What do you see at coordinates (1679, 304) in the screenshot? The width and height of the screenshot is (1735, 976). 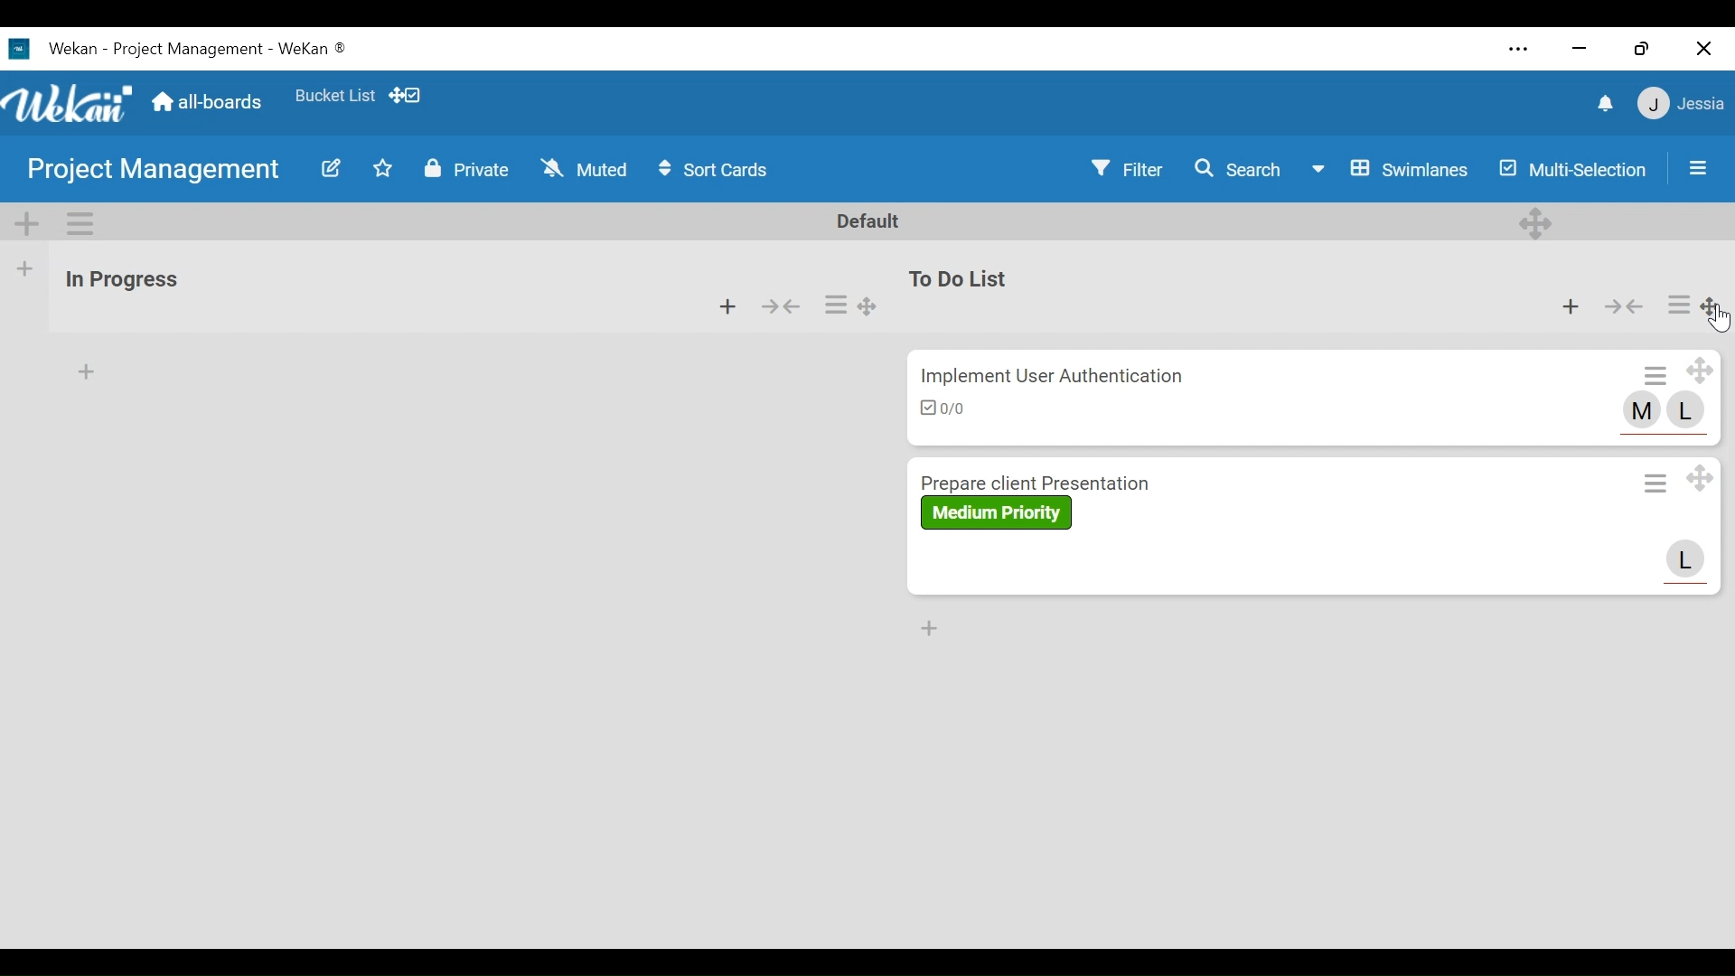 I see `List Actions` at bounding box center [1679, 304].